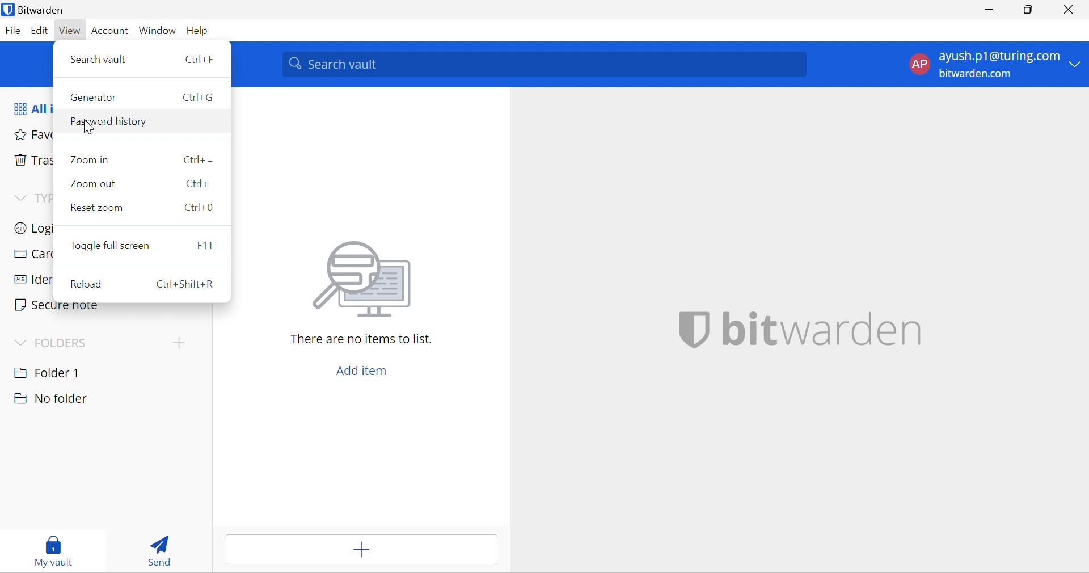 This screenshot has height=573, width=1089. I want to click on search for file vector image, so click(359, 280).